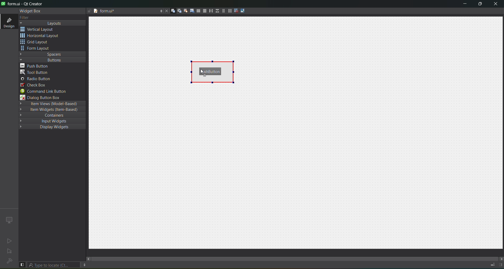  What do you see at coordinates (479, 4) in the screenshot?
I see `maximize` at bounding box center [479, 4].